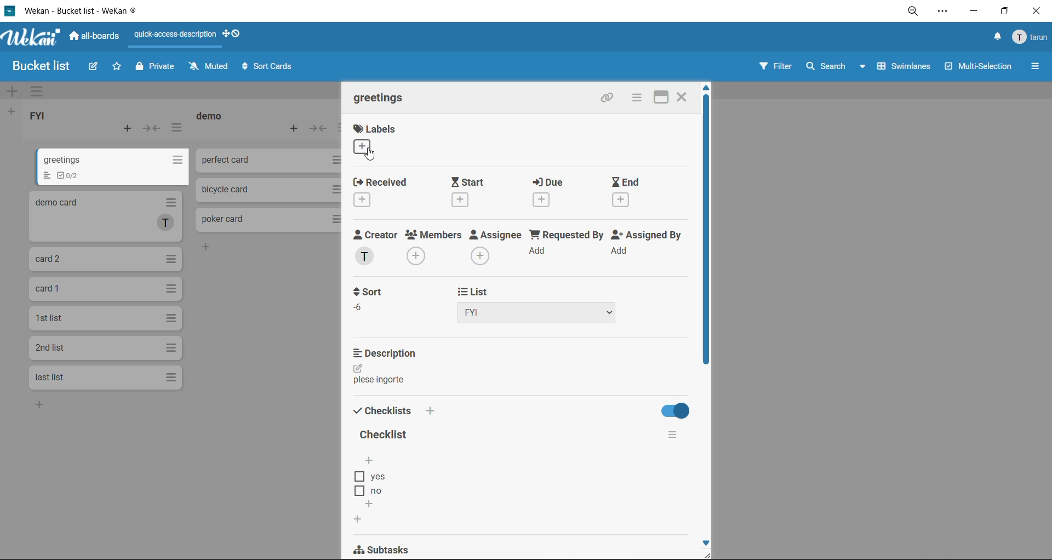 This screenshot has height=560, width=1052. I want to click on title, so click(384, 435).